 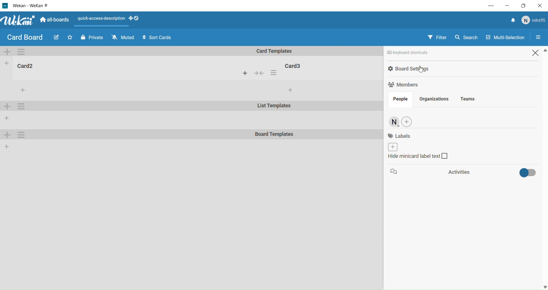 What do you see at coordinates (507, 5) in the screenshot?
I see `minimize` at bounding box center [507, 5].